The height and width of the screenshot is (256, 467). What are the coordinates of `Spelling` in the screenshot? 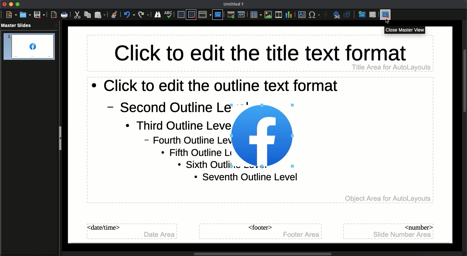 It's located at (169, 14).